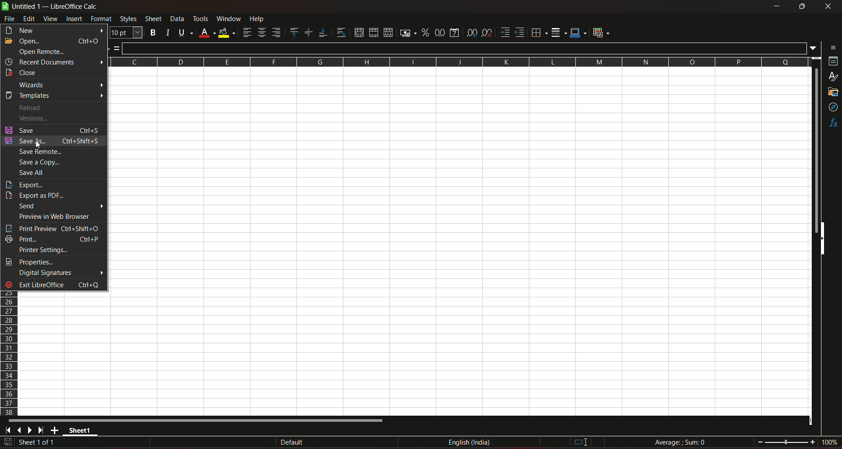 The height and width of the screenshot is (449, 842). Describe the element at coordinates (824, 240) in the screenshot. I see `hide` at that location.